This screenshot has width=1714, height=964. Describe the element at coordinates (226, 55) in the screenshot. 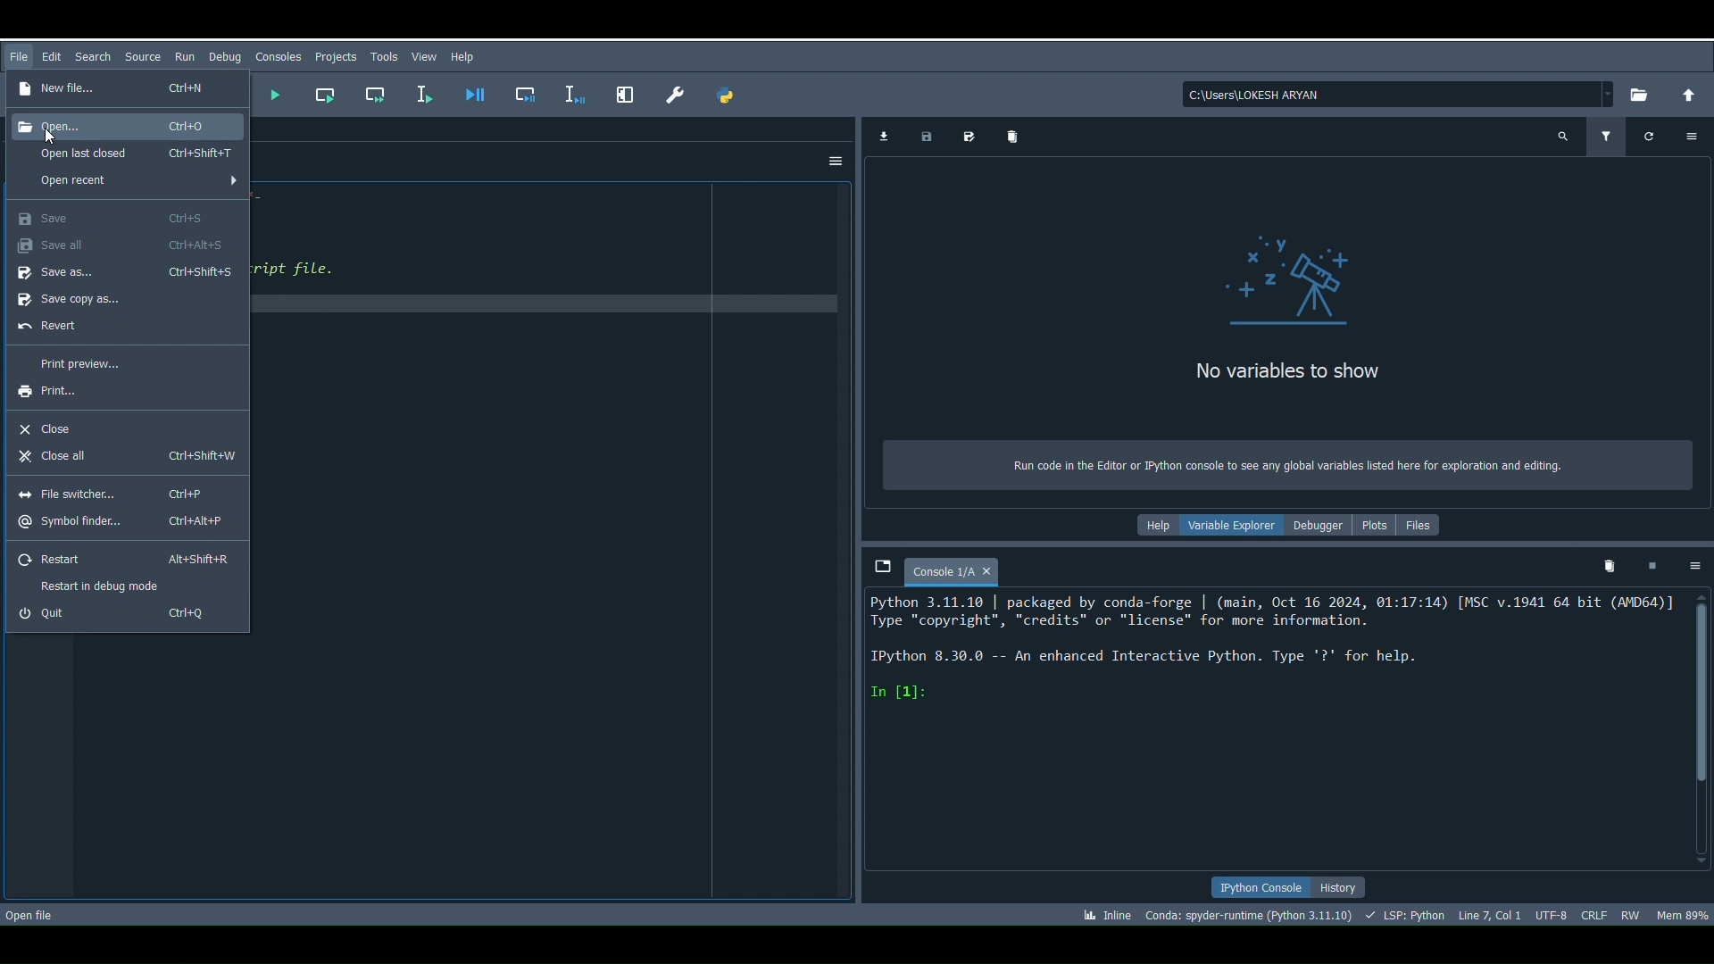

I see `Debug` at that location.